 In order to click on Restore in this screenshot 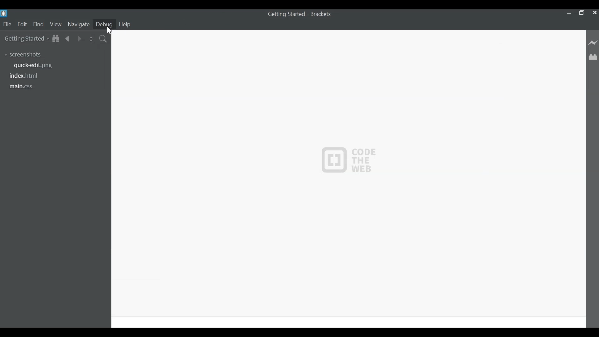, I will do `click(581, 12)`.